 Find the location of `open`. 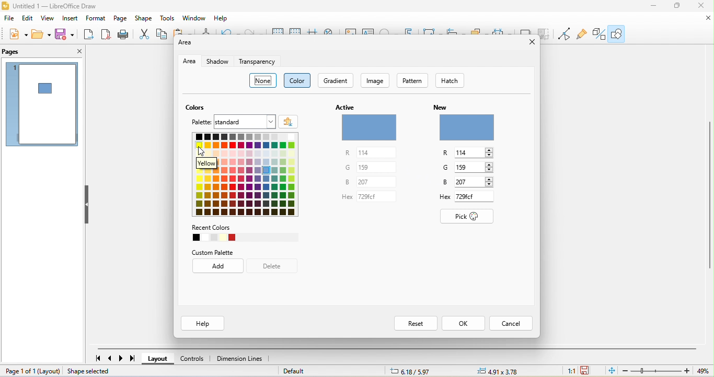

open is located at coordinates (43, 33).